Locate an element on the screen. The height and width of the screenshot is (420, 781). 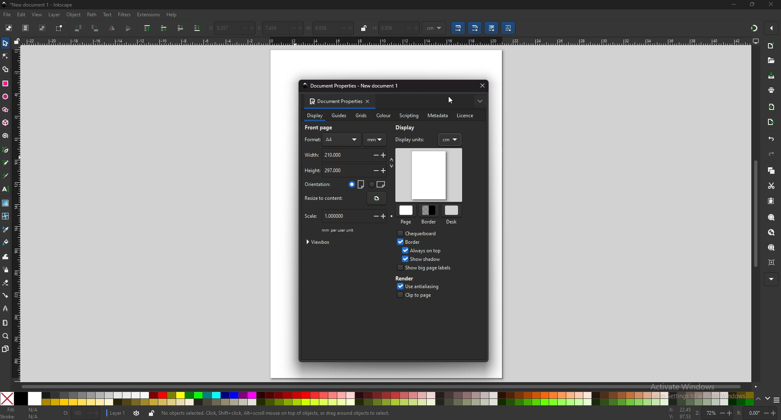
cut is located at coordinates (771, 186).